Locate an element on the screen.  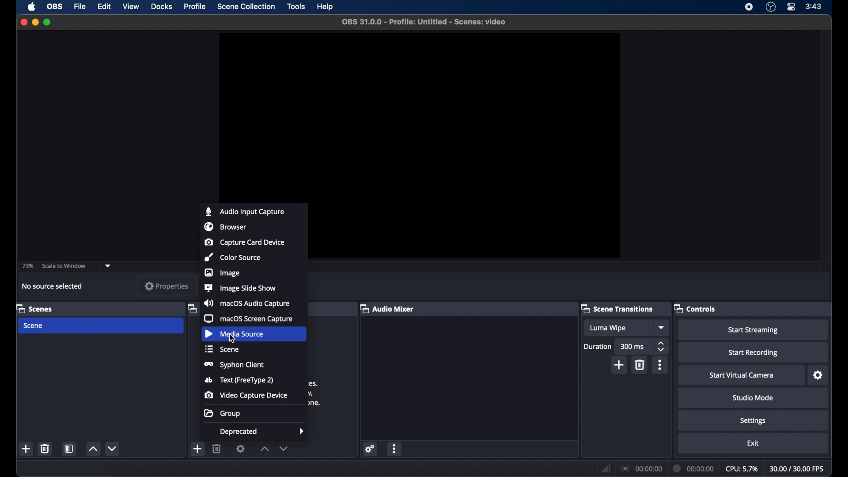
duration is located at coordinates (598, 347).